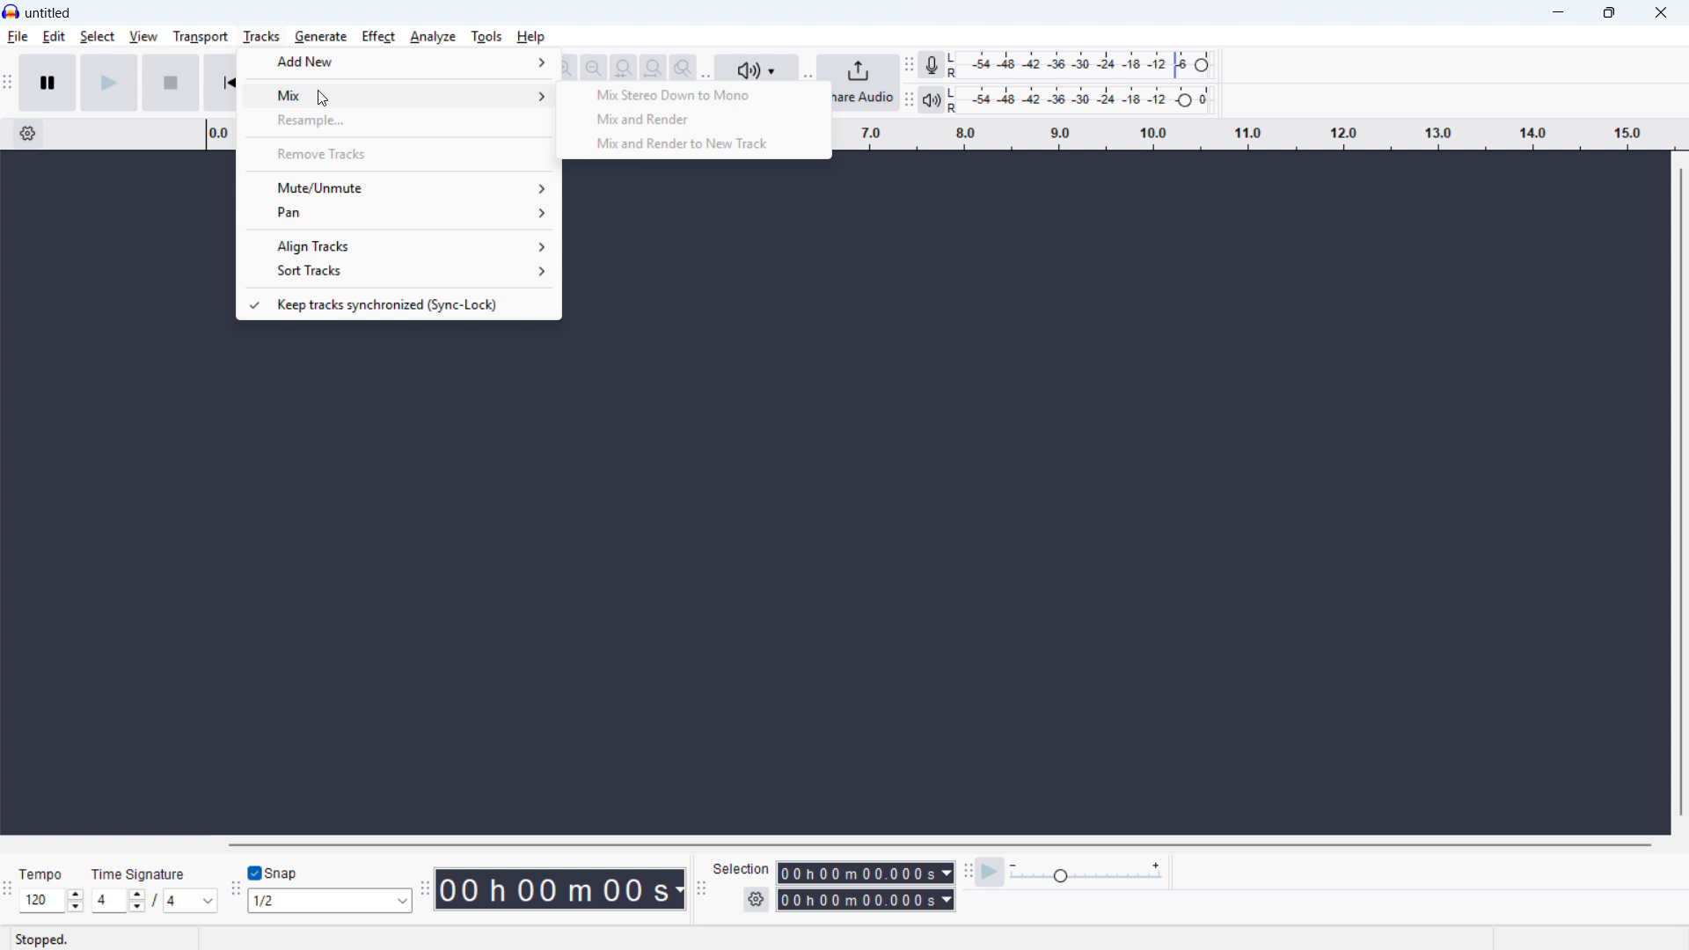 Image resolution: width=1689 pixels, height=950 pixels. What do you see at coordinates (41, 874) in the screenshot?
I see `tempo` at bounding box center [41, 874].